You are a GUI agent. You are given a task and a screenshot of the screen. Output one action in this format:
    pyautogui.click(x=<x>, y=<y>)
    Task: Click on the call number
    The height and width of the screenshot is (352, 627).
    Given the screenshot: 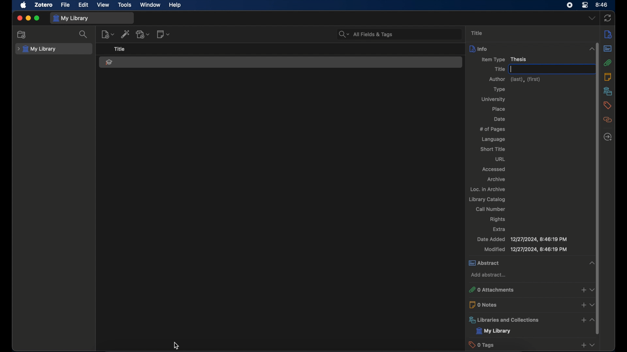 What is the action you would take?
    pyautogui.click(x=490, y=209)
    